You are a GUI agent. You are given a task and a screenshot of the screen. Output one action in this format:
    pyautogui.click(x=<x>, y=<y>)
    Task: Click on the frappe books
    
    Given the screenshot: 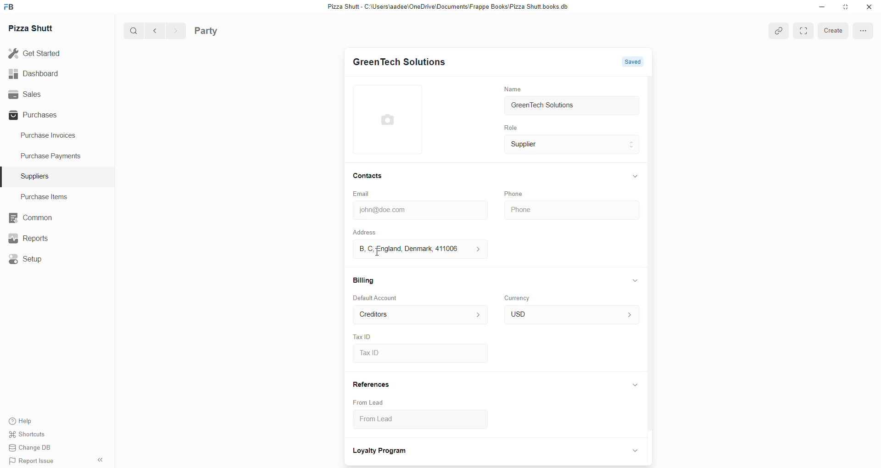 What is the action you would take?
    pyautogui.click(x=12, y=7)
    